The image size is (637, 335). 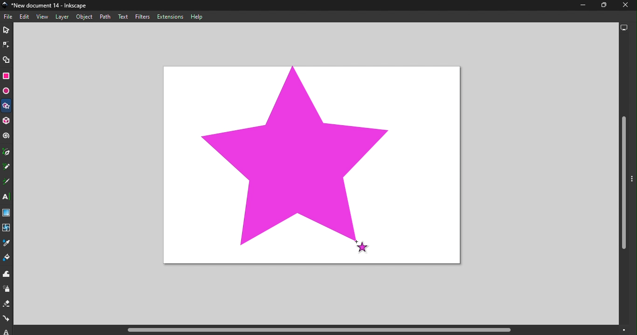 What do you see at coordinates (48, 6) in the screenshot?
I see `File name` at bounding box center [48, 6].